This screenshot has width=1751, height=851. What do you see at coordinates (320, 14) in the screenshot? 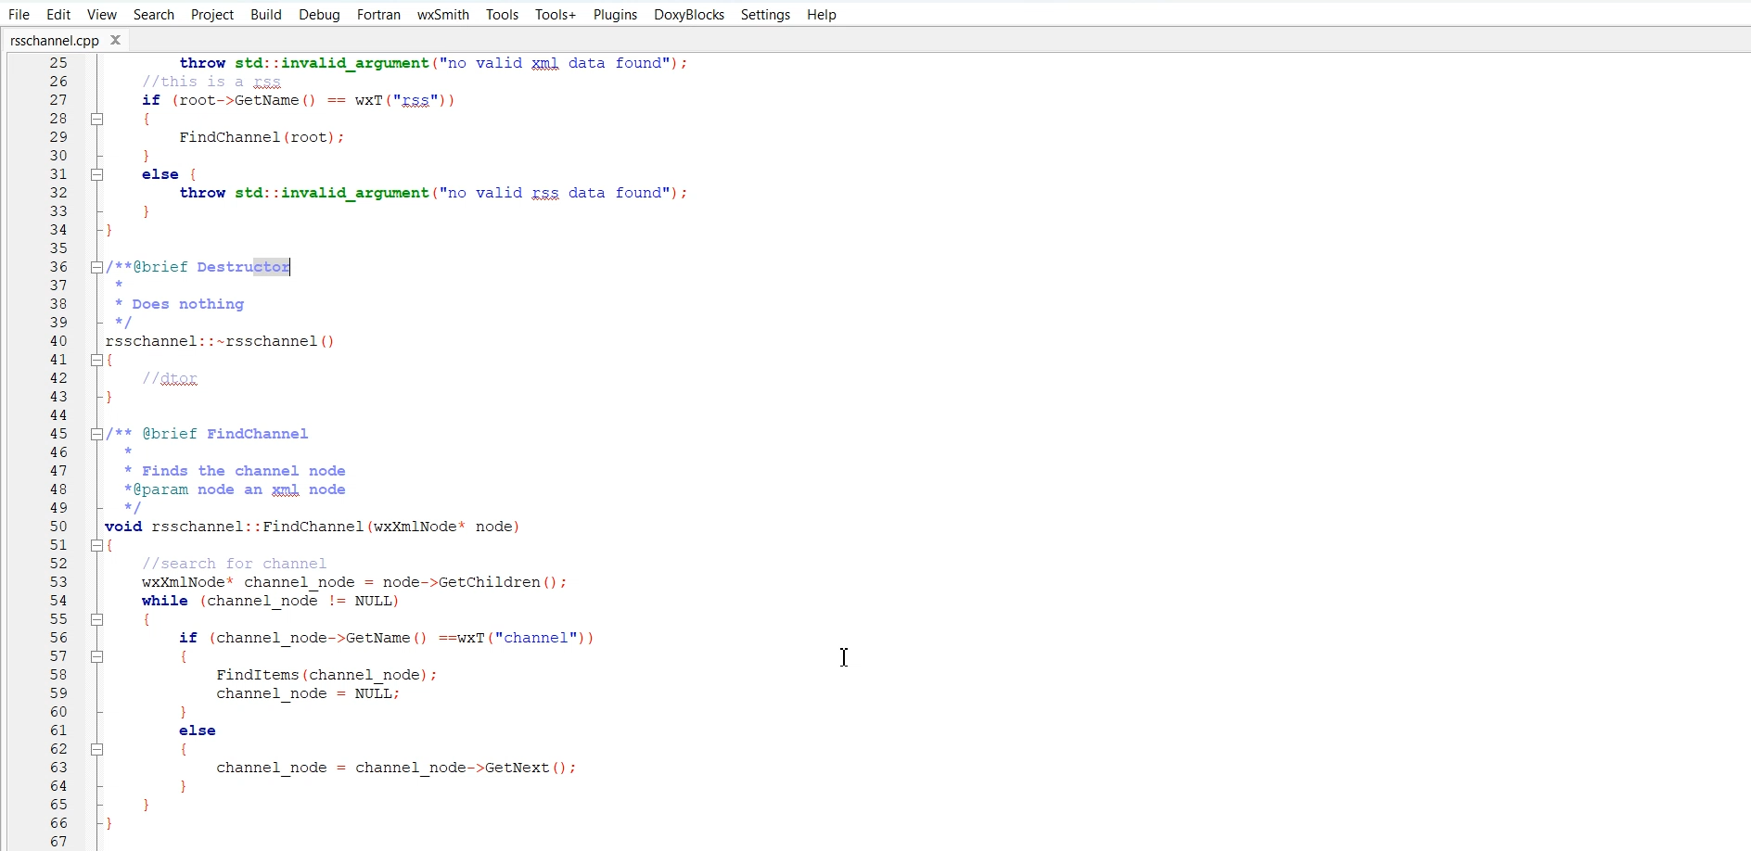
I see `Debug` at bounding box center [320, 14].